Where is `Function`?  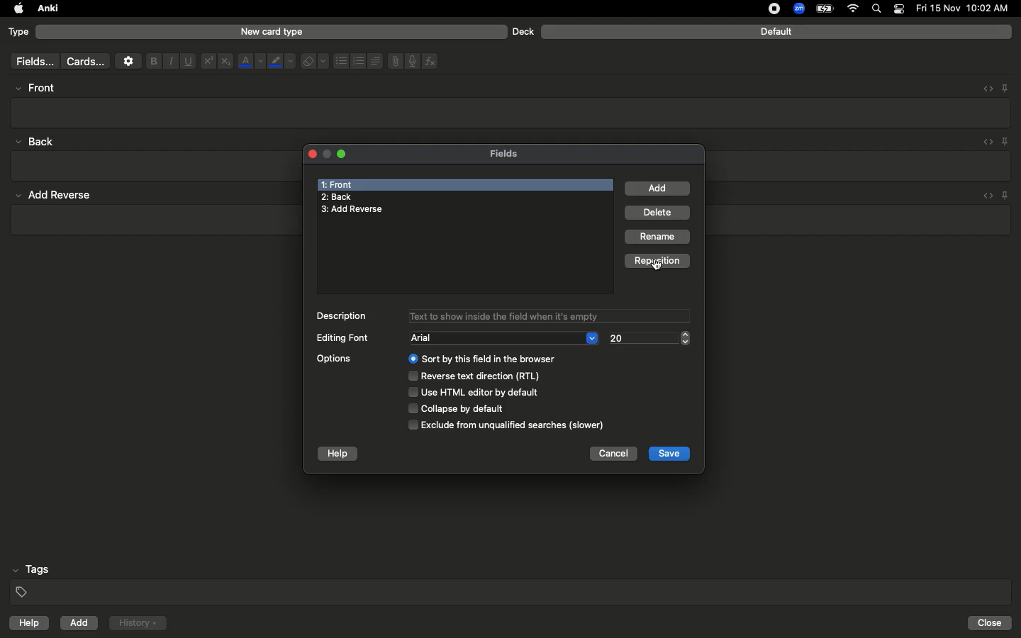 Function is located at coordinates (431, 61).